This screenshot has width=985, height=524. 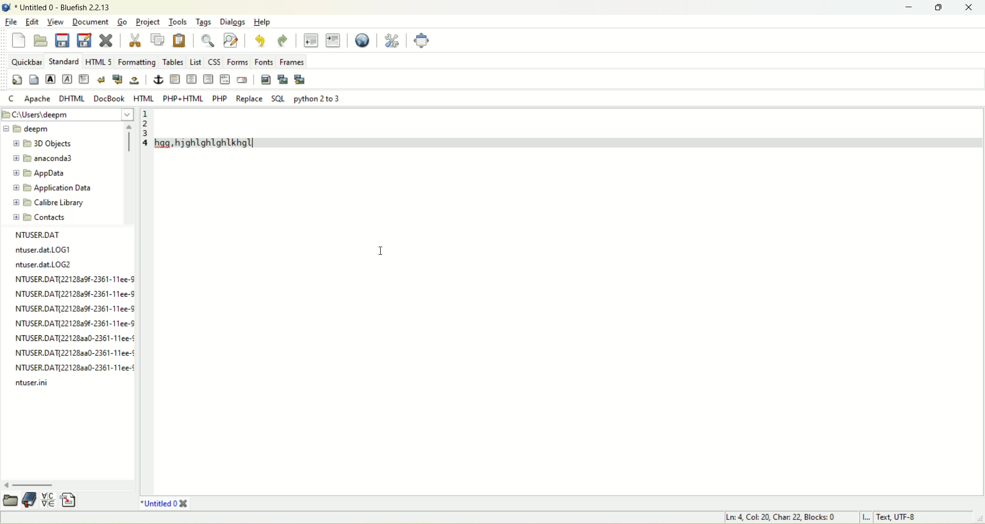 I want to click on dialogs, so click(x=233, y=23).